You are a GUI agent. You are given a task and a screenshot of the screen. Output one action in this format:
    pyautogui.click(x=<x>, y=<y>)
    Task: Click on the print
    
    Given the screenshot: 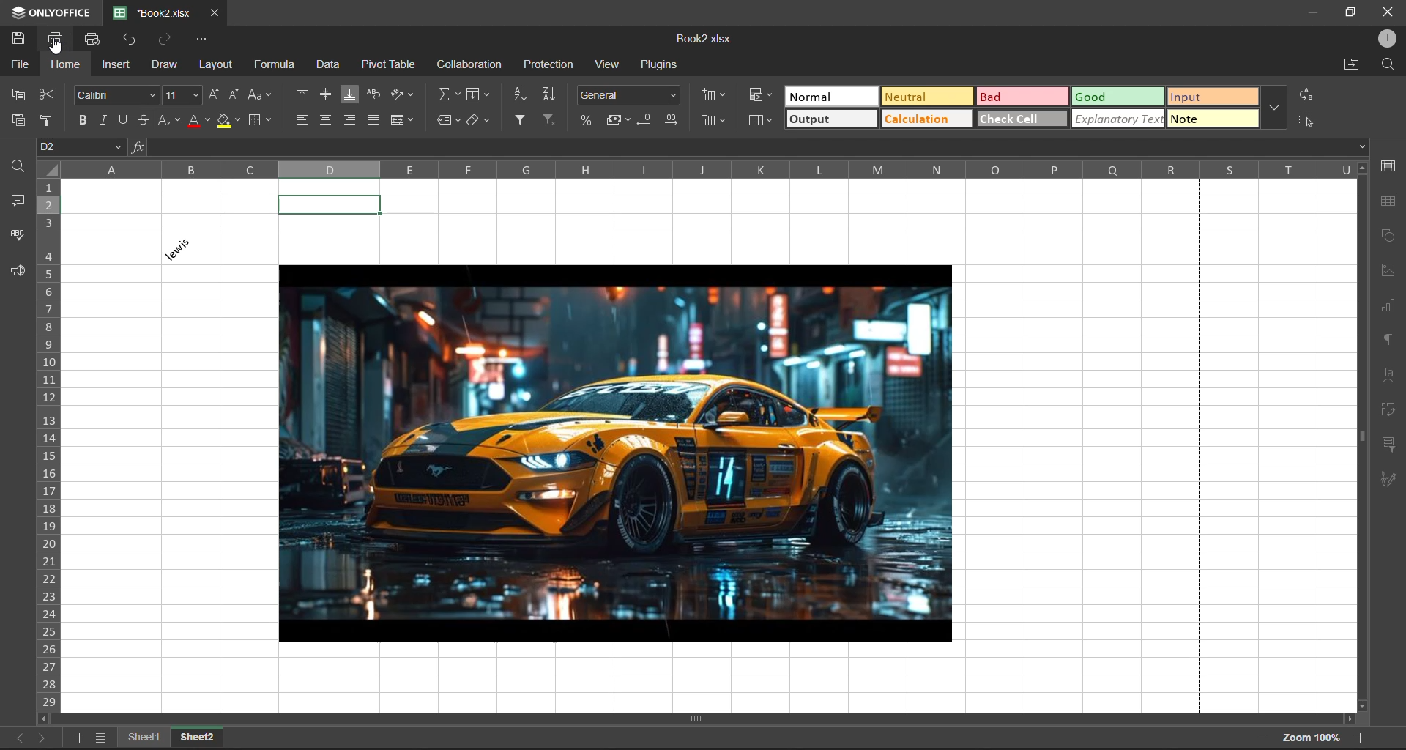 What is the action you would take?
    pyautogui.click(x=62, y=39)
    